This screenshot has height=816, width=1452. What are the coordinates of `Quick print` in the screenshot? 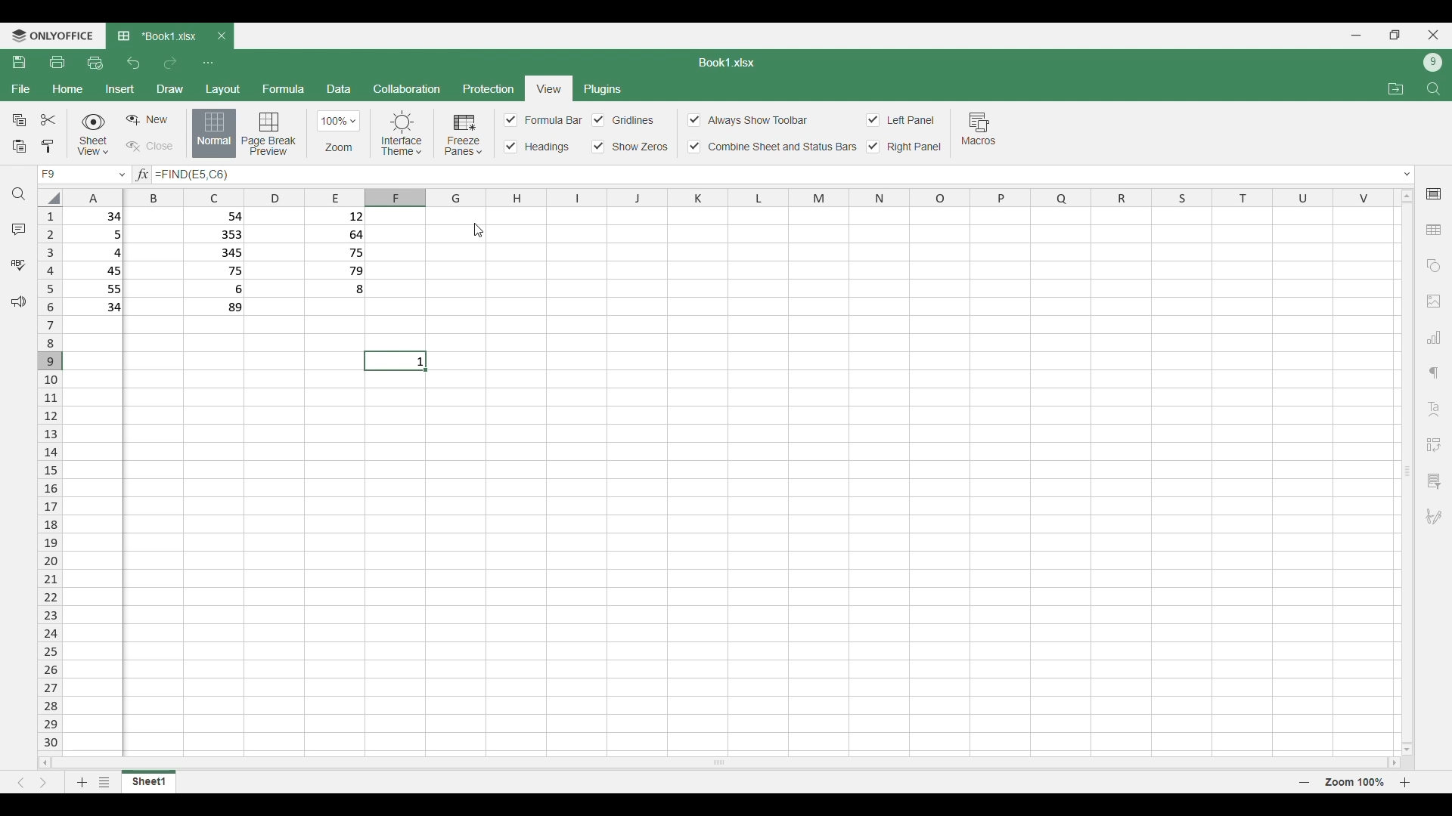 It's located at (95, 63).